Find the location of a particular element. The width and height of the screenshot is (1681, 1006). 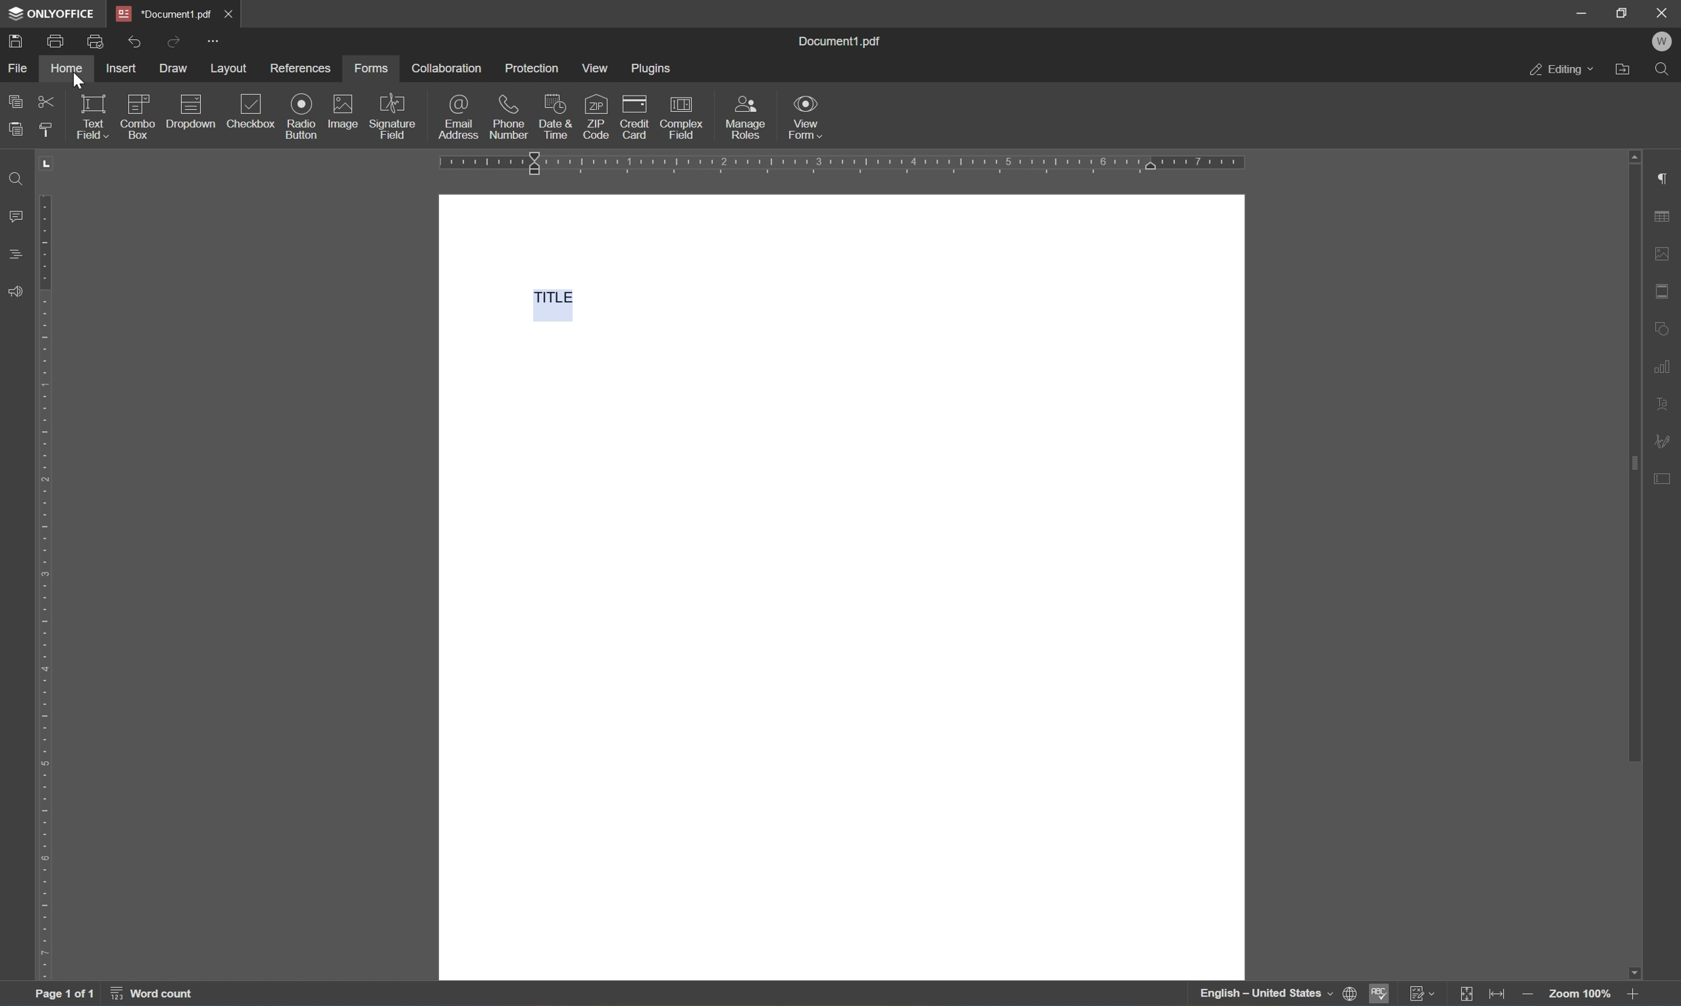

image is located at coordinates (346, 112).